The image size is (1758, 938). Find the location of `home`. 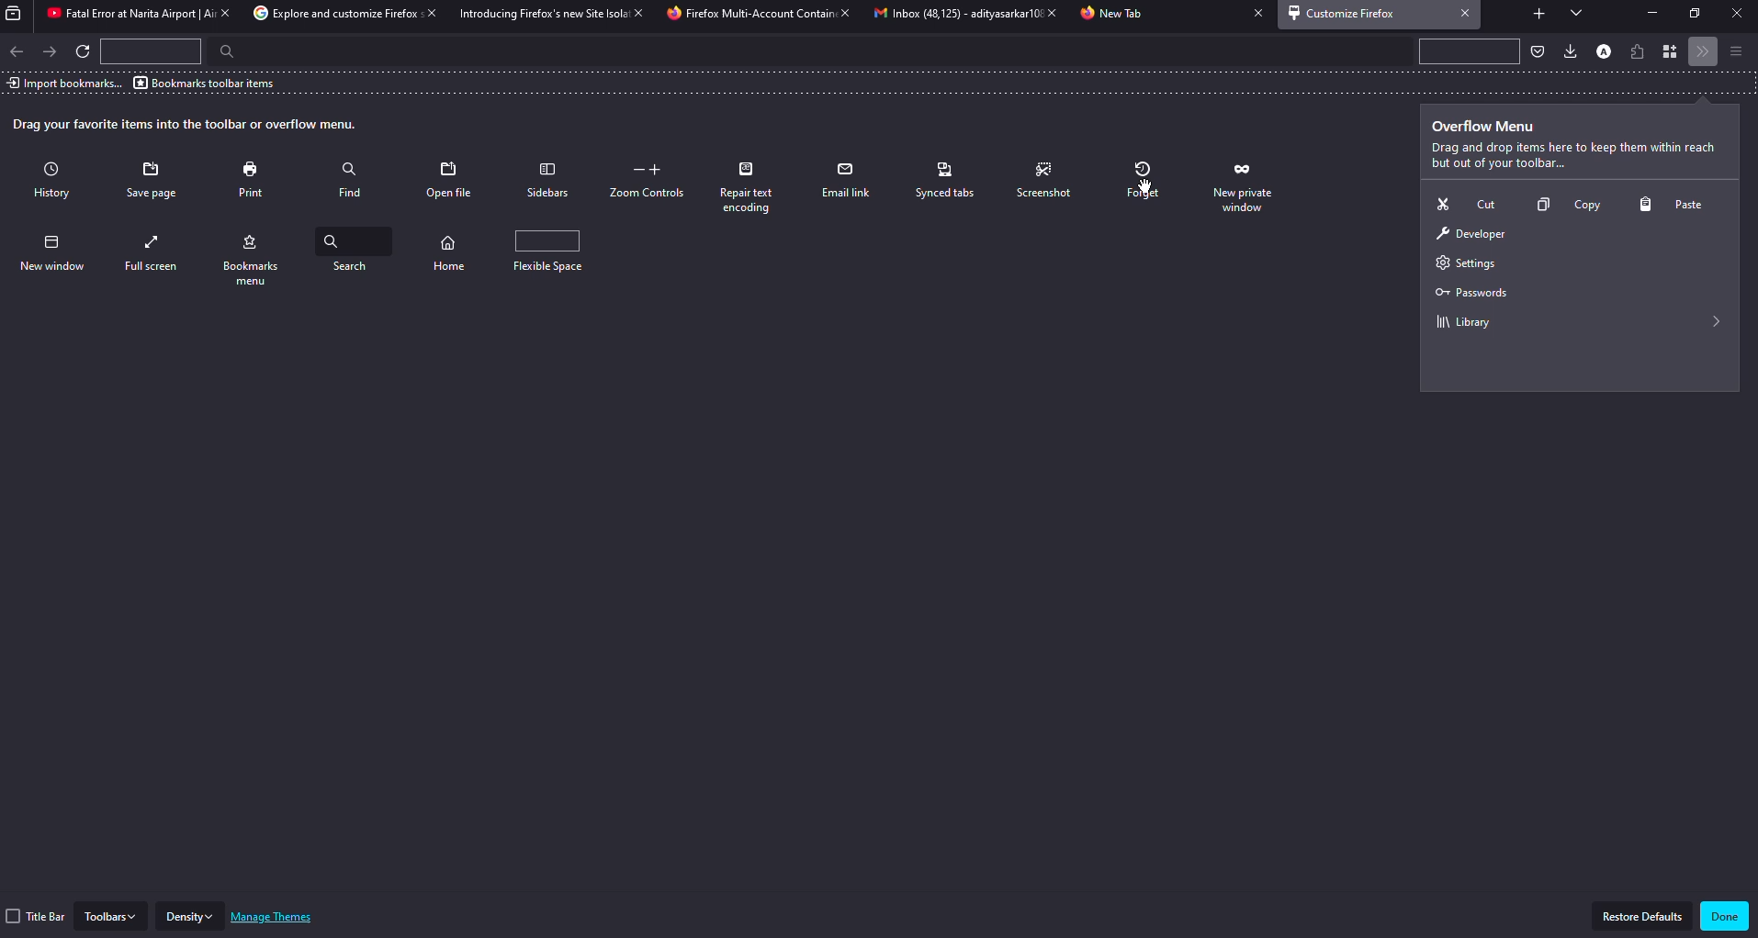

home is located at coordinates (452, 251).